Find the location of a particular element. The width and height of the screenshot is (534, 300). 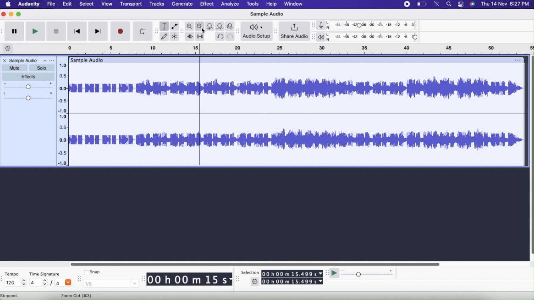

Tempo is located at coordinates (12, 274).